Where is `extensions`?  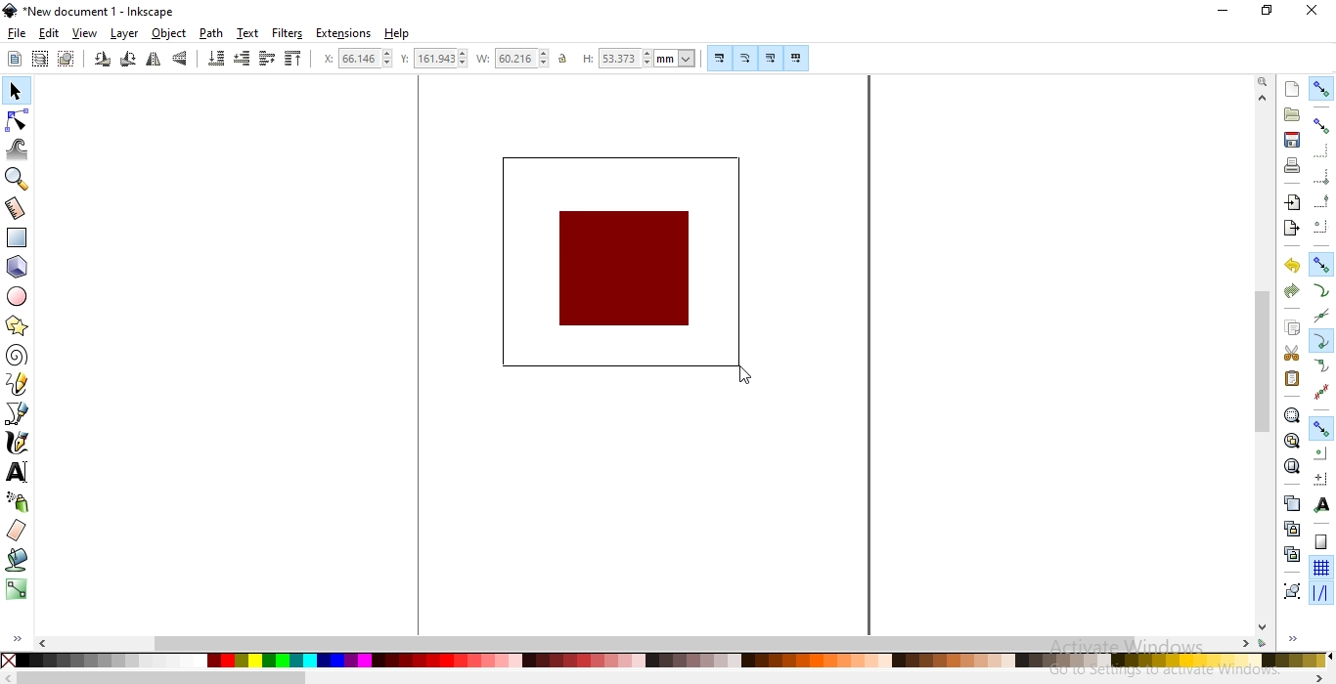 extensions is located at coordinates (346, 32).